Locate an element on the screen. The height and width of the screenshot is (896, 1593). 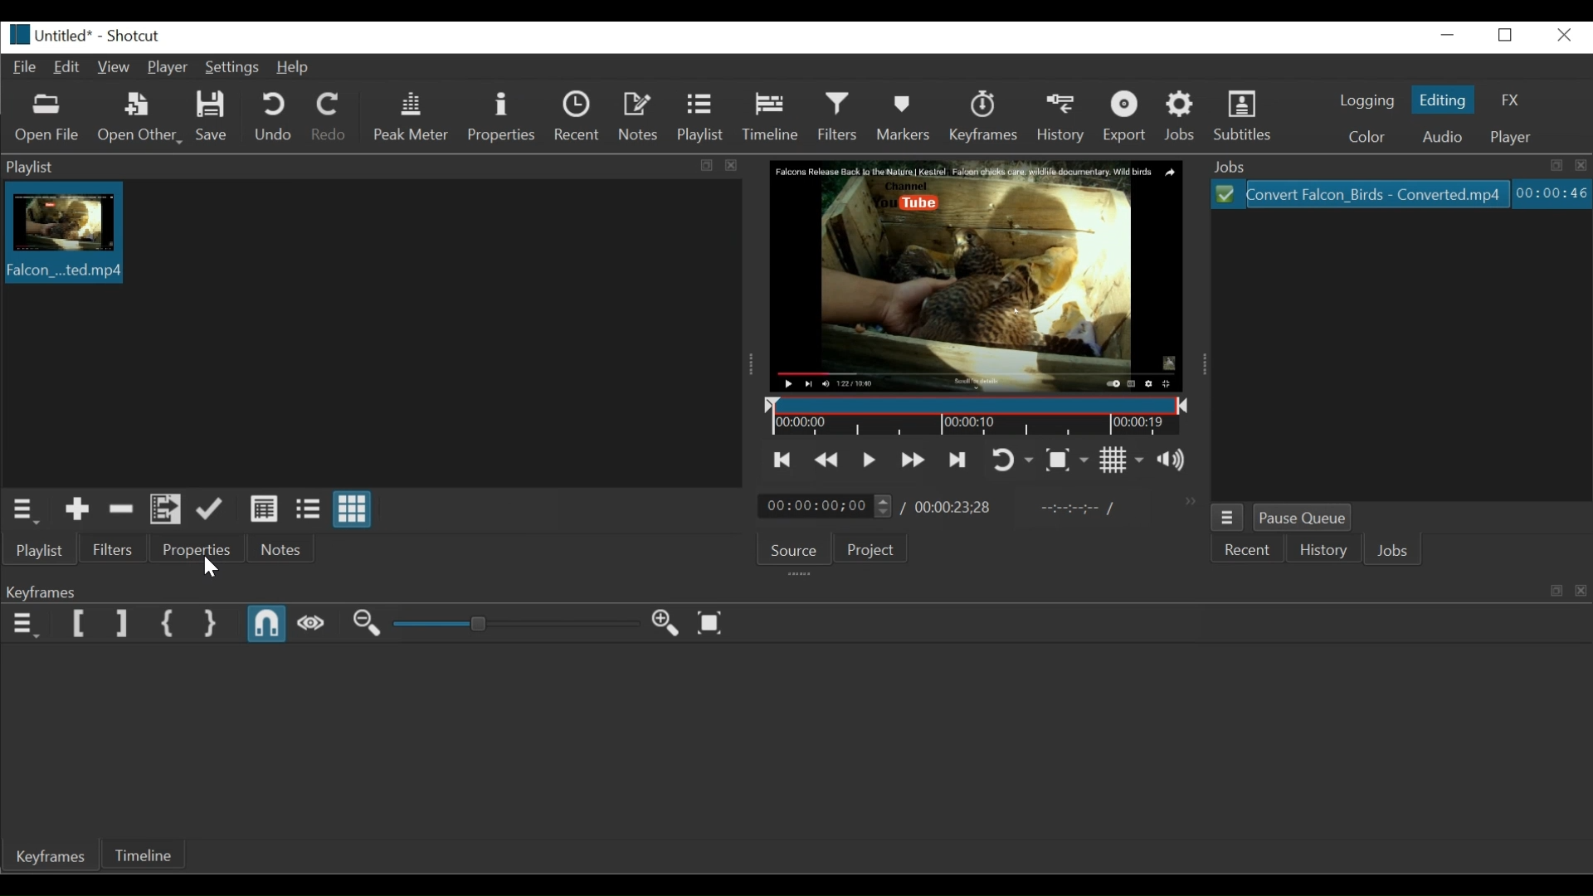
Pause Queue is located at coordinates (1306, 518).